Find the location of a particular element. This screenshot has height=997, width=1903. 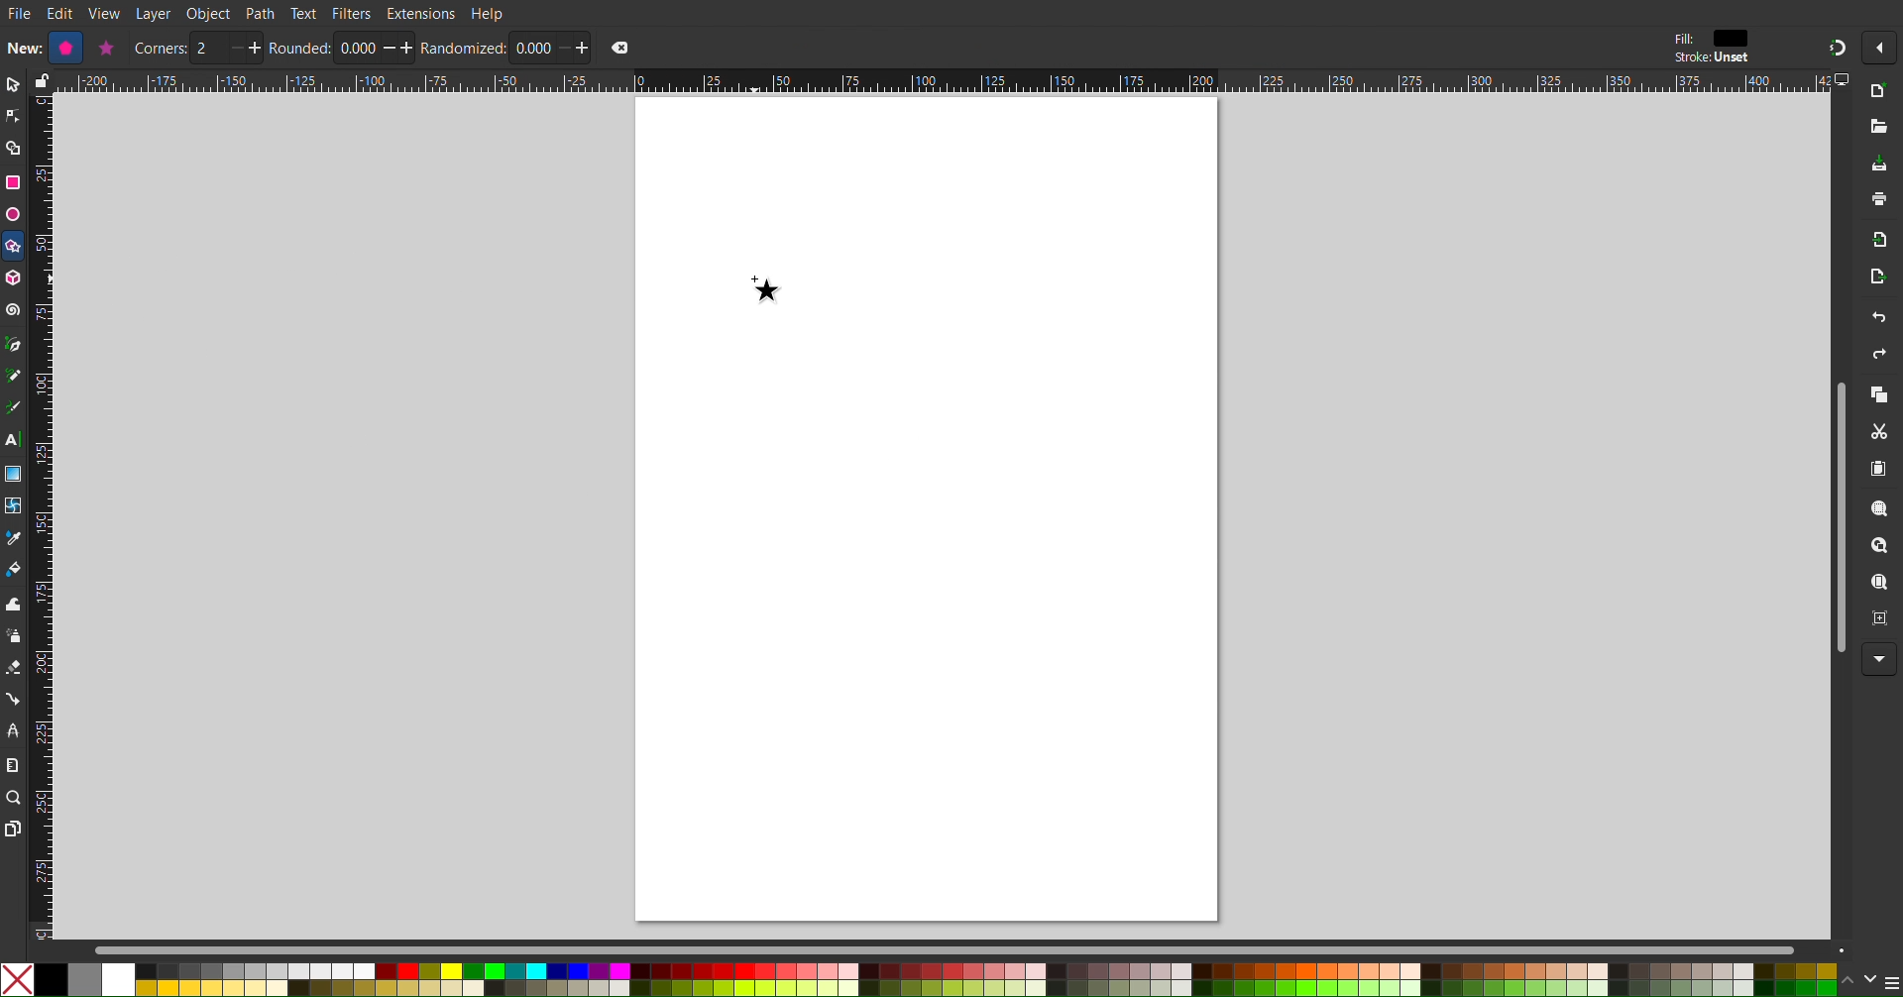

Scrollbar is located at coordinates (1836, 516).